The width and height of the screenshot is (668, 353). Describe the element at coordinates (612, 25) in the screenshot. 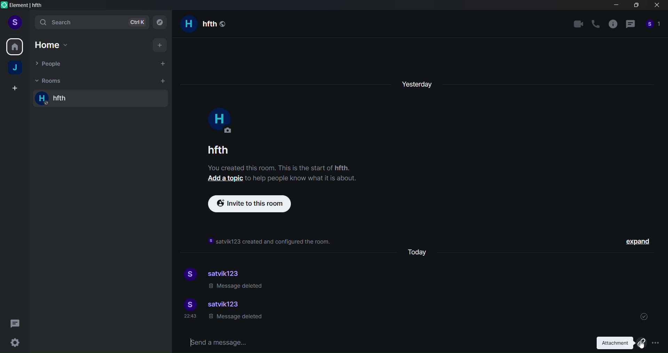

I see `room info` at that location.